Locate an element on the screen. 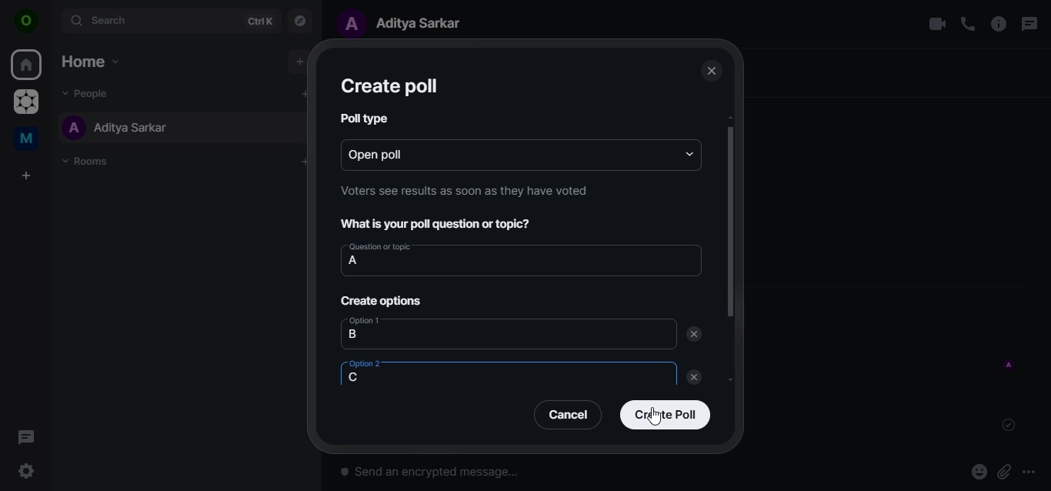  view profile is located at coordinates (27, 22).